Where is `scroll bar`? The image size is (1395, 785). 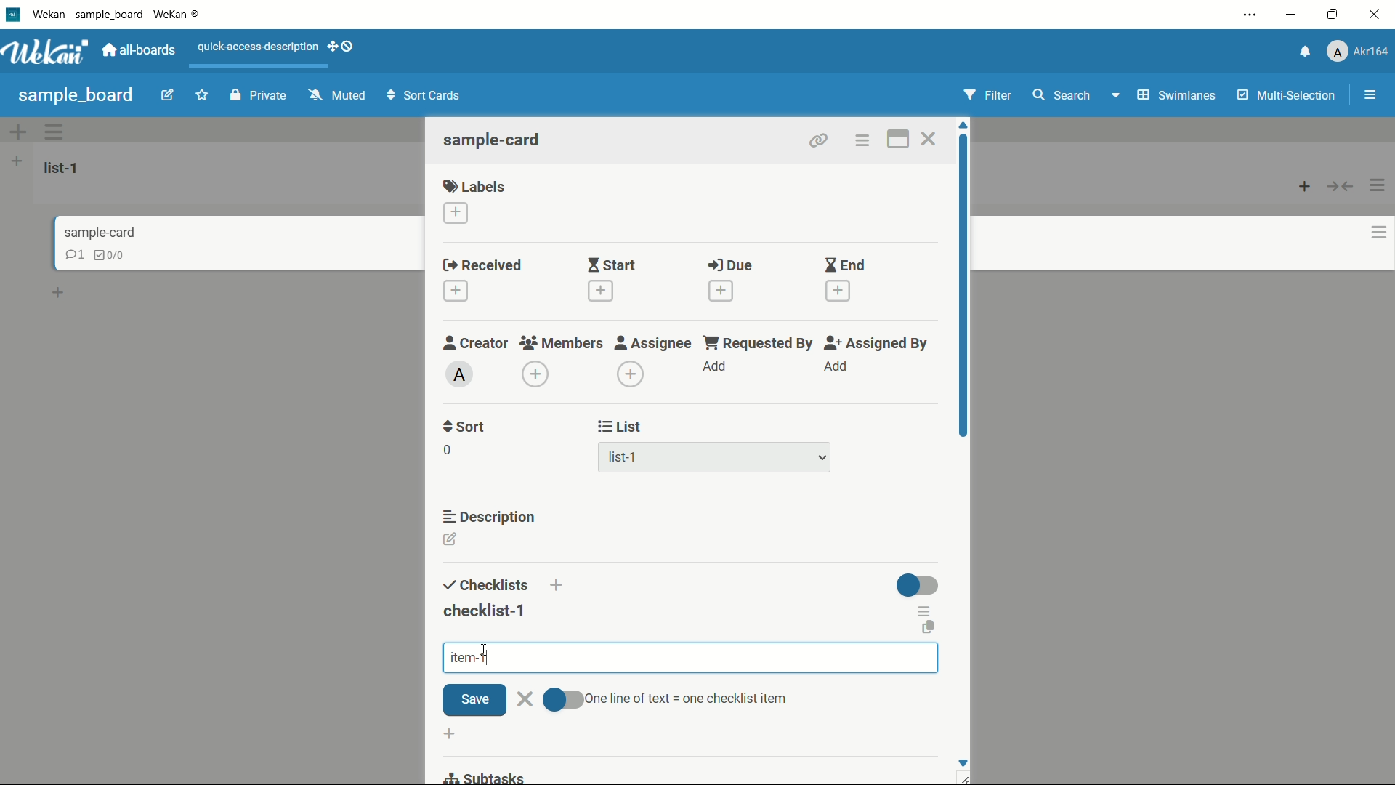
scroll bar is located at coordinates (965, 303).